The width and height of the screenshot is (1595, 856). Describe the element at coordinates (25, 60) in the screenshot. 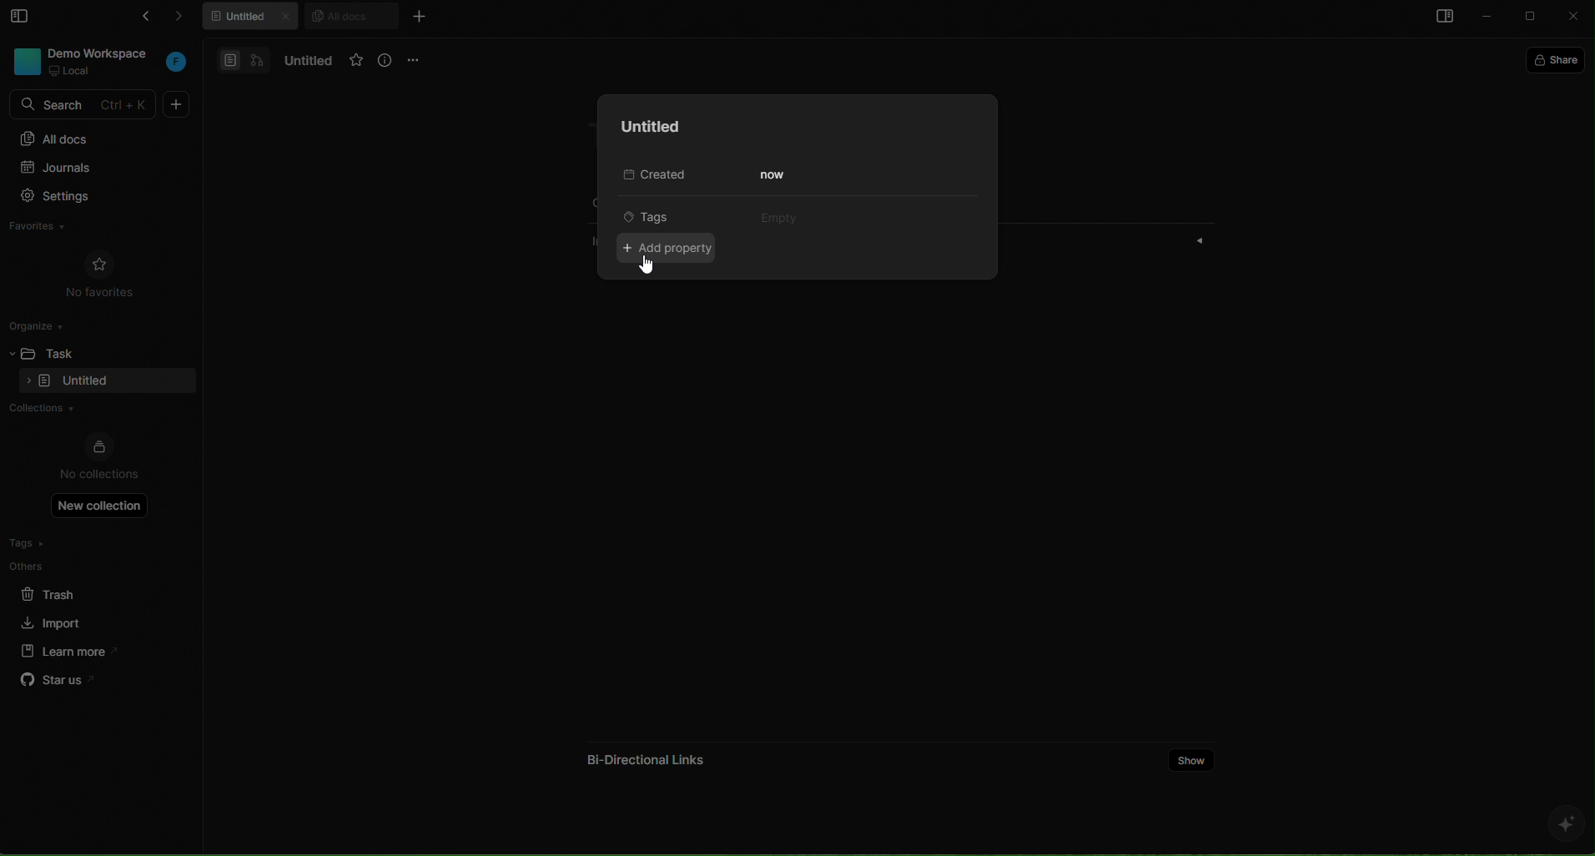

I see `workspace photo` at that location.